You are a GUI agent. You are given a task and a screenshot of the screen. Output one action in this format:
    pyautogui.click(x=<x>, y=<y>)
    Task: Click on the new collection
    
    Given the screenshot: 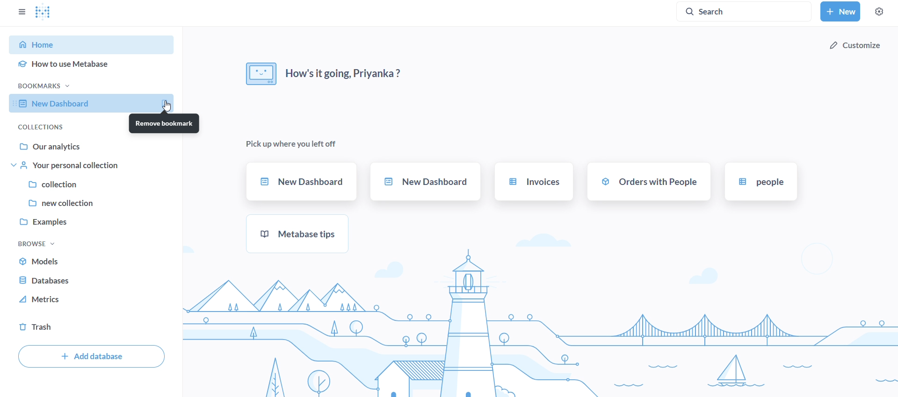 What is the action you would take?
    pyautogui.click(x=94, y=203)
    